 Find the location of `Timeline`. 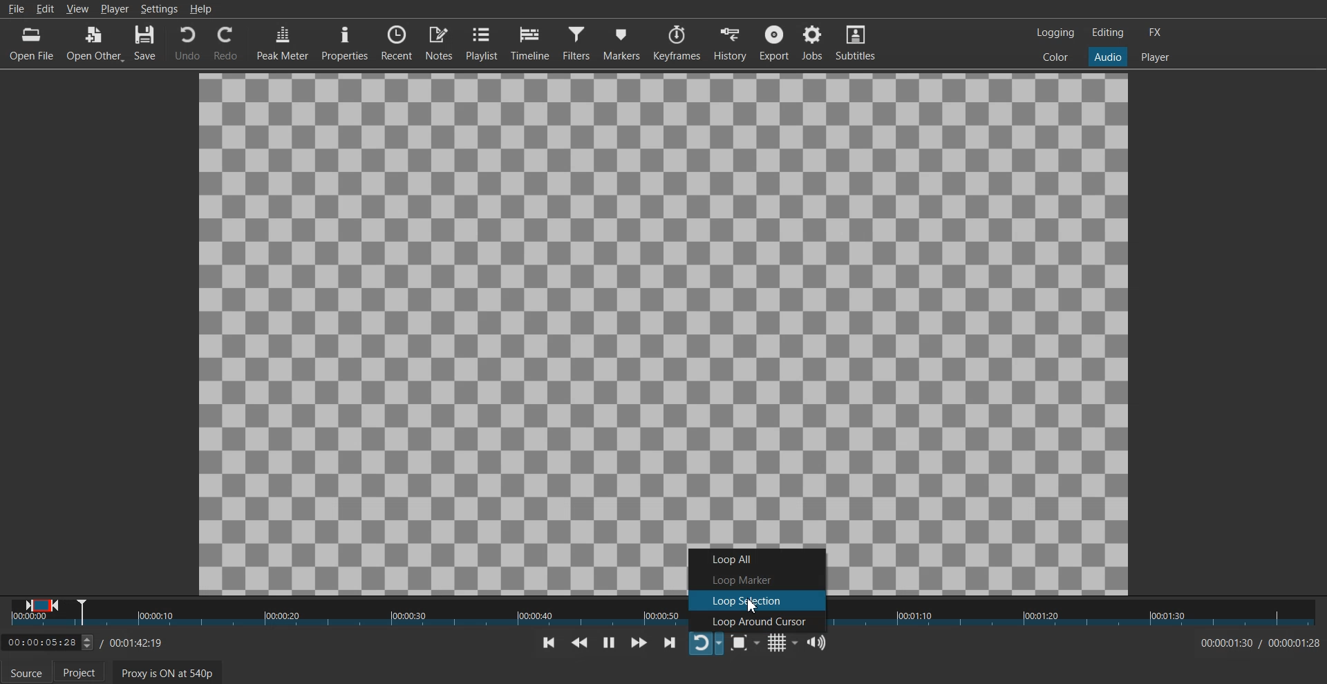

Timeline is located at coordinates (529, 43).